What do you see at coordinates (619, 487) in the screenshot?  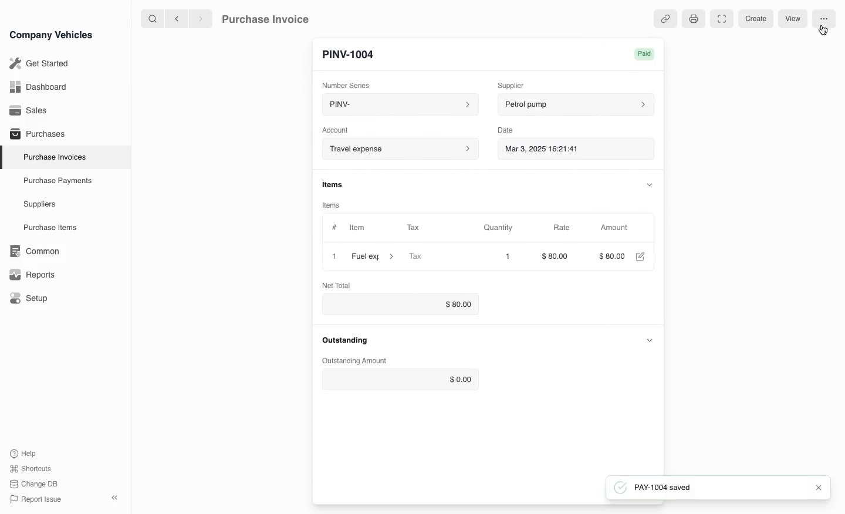 I see `tick mark` at bounding box center [619, 487].